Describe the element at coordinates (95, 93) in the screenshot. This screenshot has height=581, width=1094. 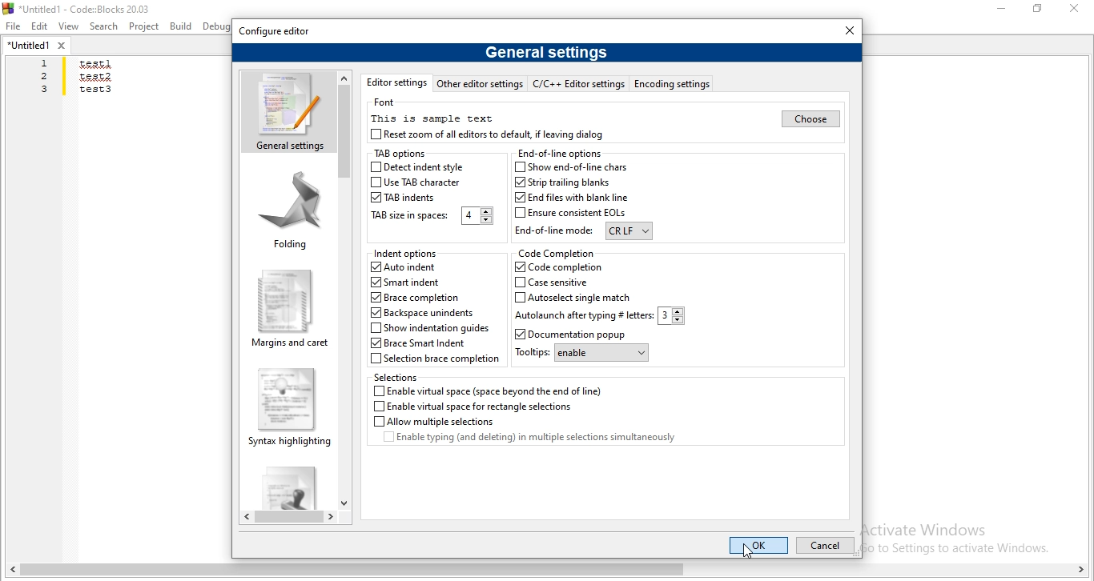
I see `test 3` at that location.